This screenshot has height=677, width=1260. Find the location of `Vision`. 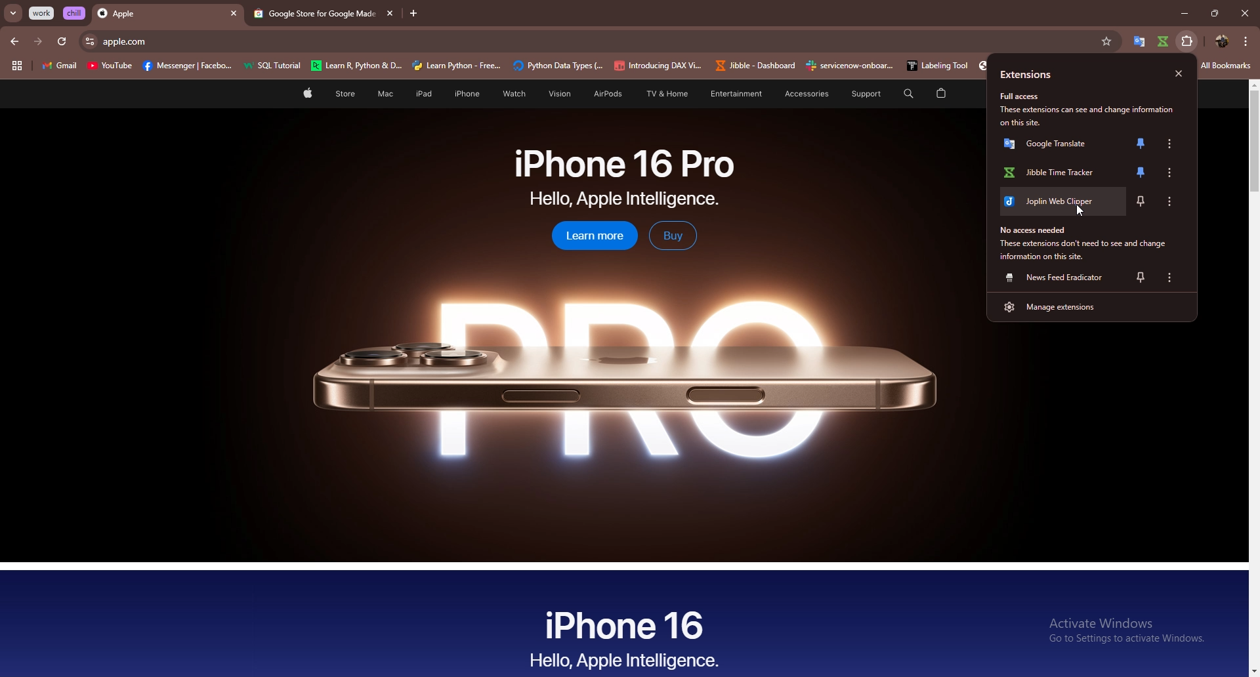

Vision is located at coordinates (555, 94).